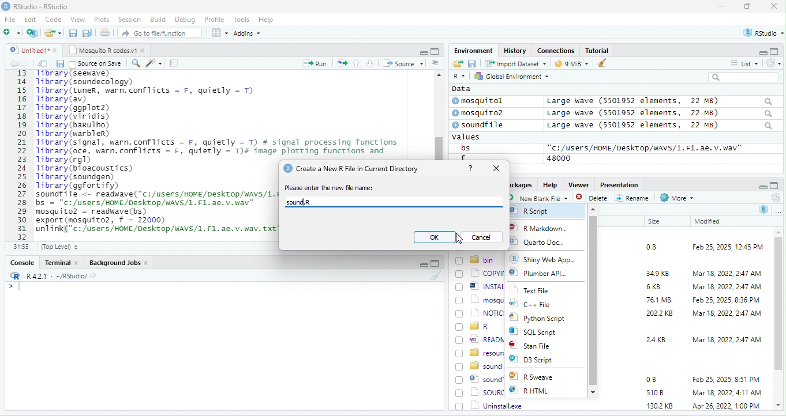 This screenshot has width=786, height=416. I want to click on R, so click(764, 209).